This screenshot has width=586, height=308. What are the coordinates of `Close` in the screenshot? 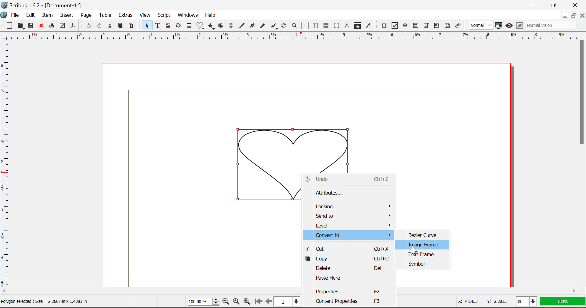 It's located at (577, 5).